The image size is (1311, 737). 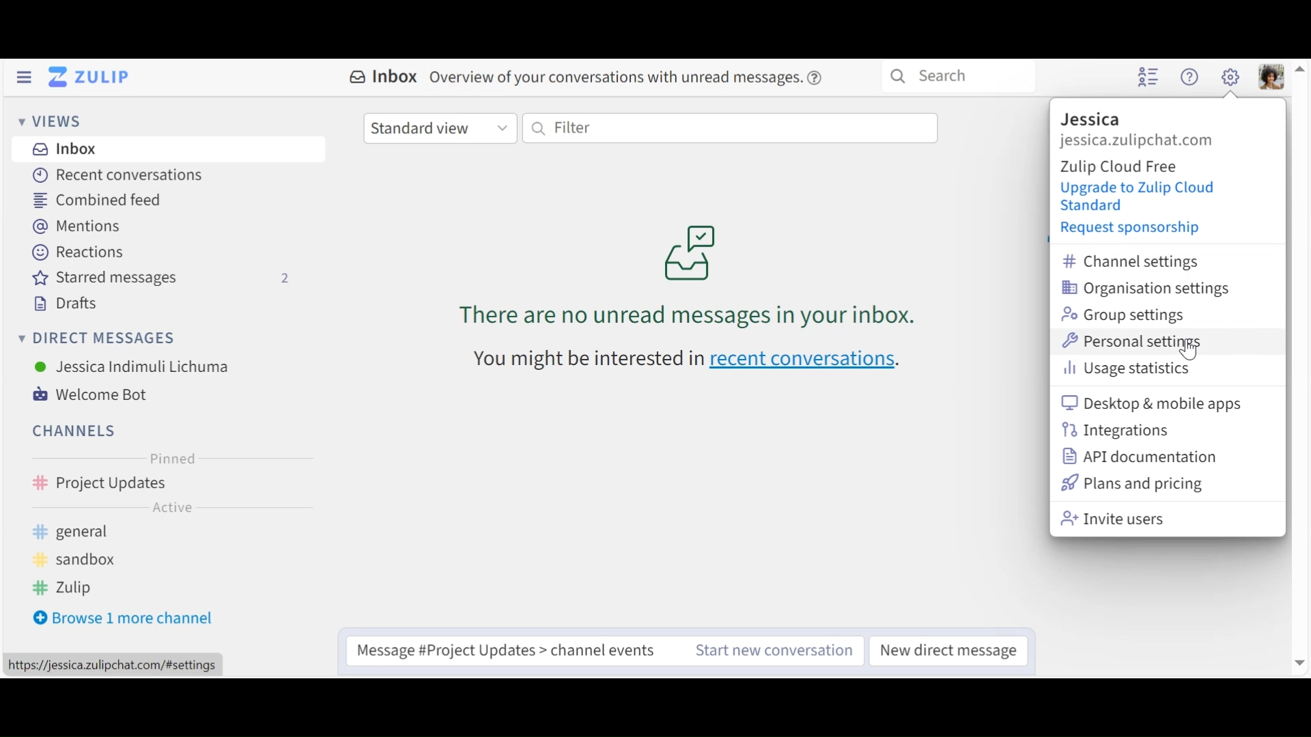 I want to click on Inbox , so click(x=593, y=79).